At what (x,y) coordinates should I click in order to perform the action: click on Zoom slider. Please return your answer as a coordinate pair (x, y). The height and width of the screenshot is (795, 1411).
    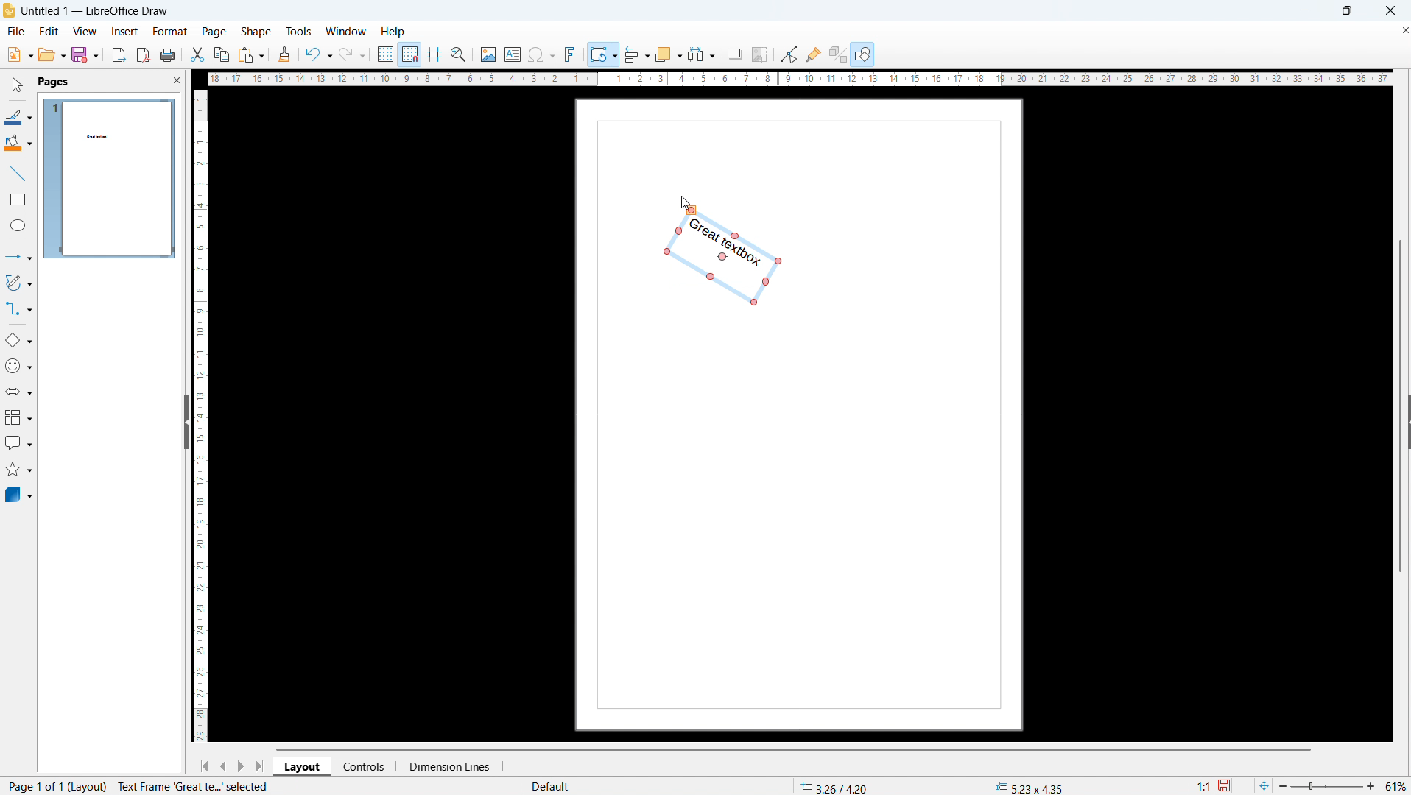
    Looking at the image, I should click on (1329, 787).